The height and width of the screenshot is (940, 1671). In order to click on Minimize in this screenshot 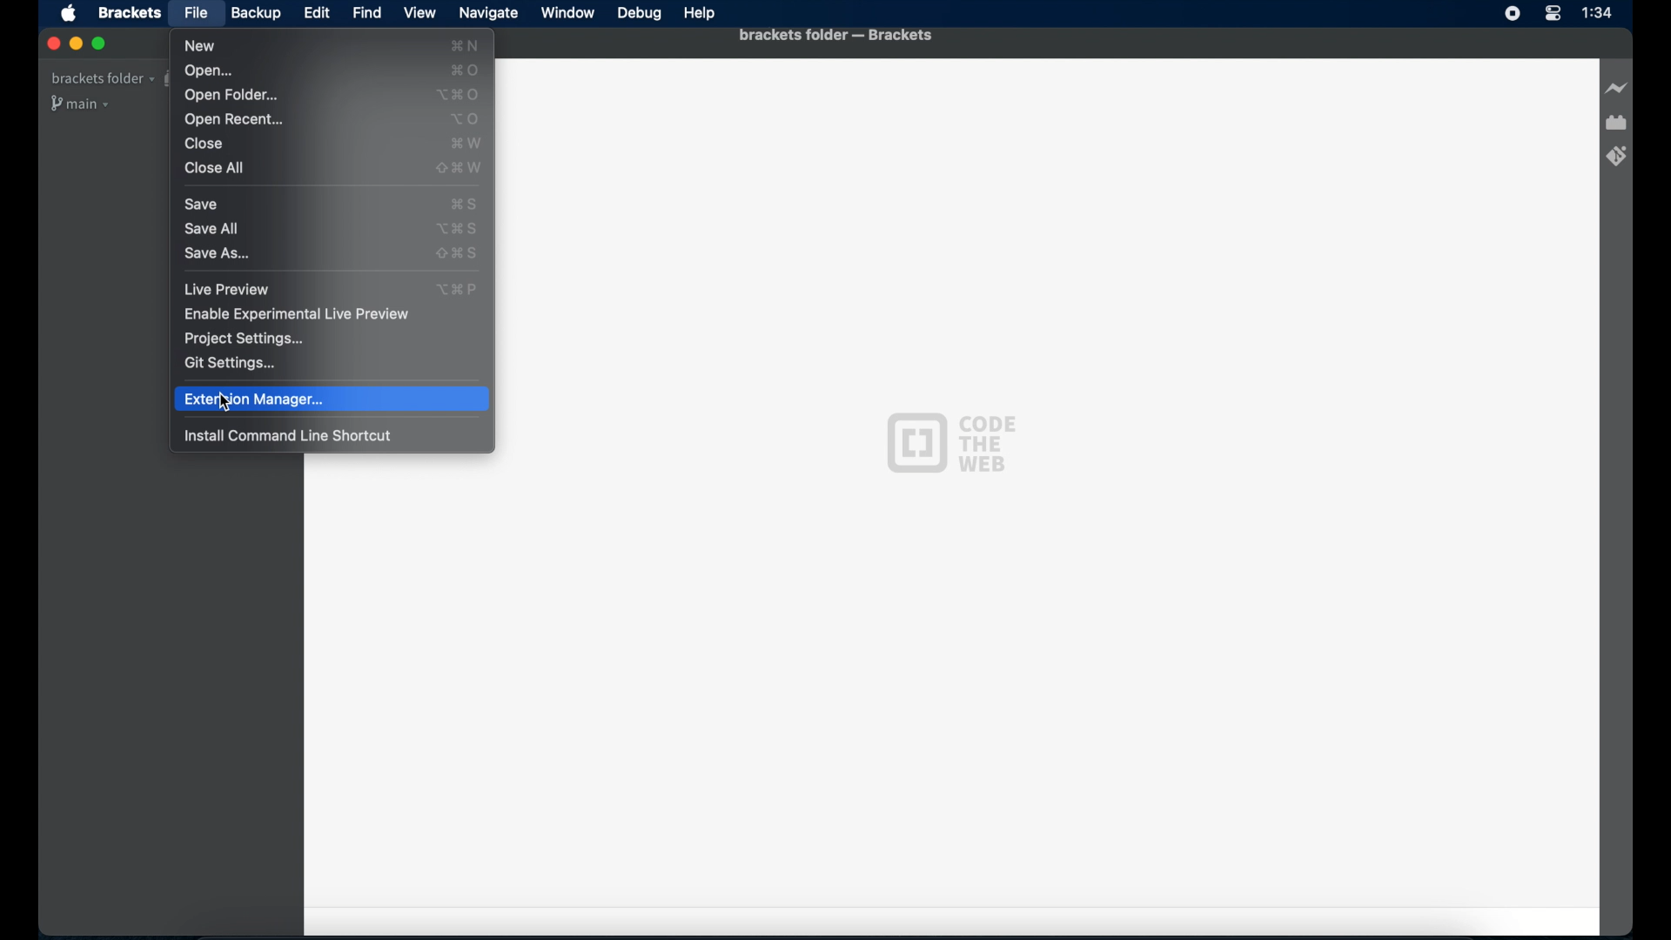, I will do `click(75, 44)`.